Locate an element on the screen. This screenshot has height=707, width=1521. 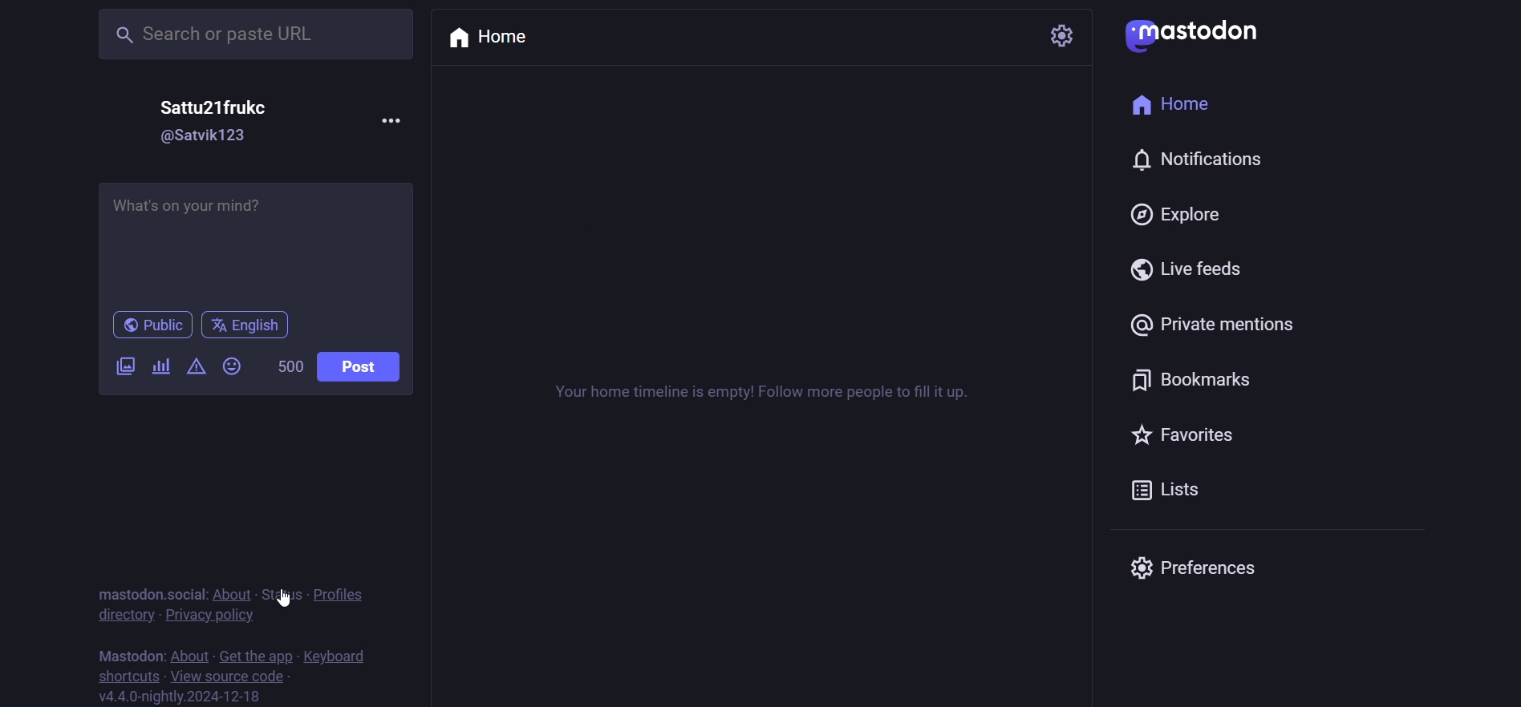
image/video is located at coordinates (125, 365).